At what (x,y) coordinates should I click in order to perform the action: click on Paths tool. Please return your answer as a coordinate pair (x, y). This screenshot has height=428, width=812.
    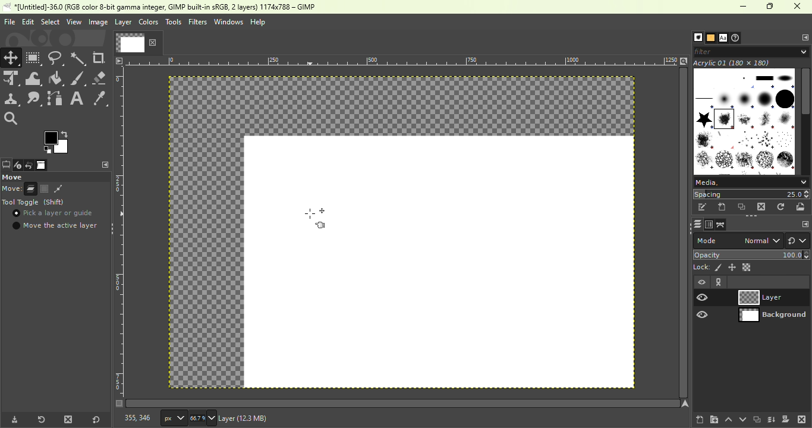
    Looking at the image, I should click on (55, 98).